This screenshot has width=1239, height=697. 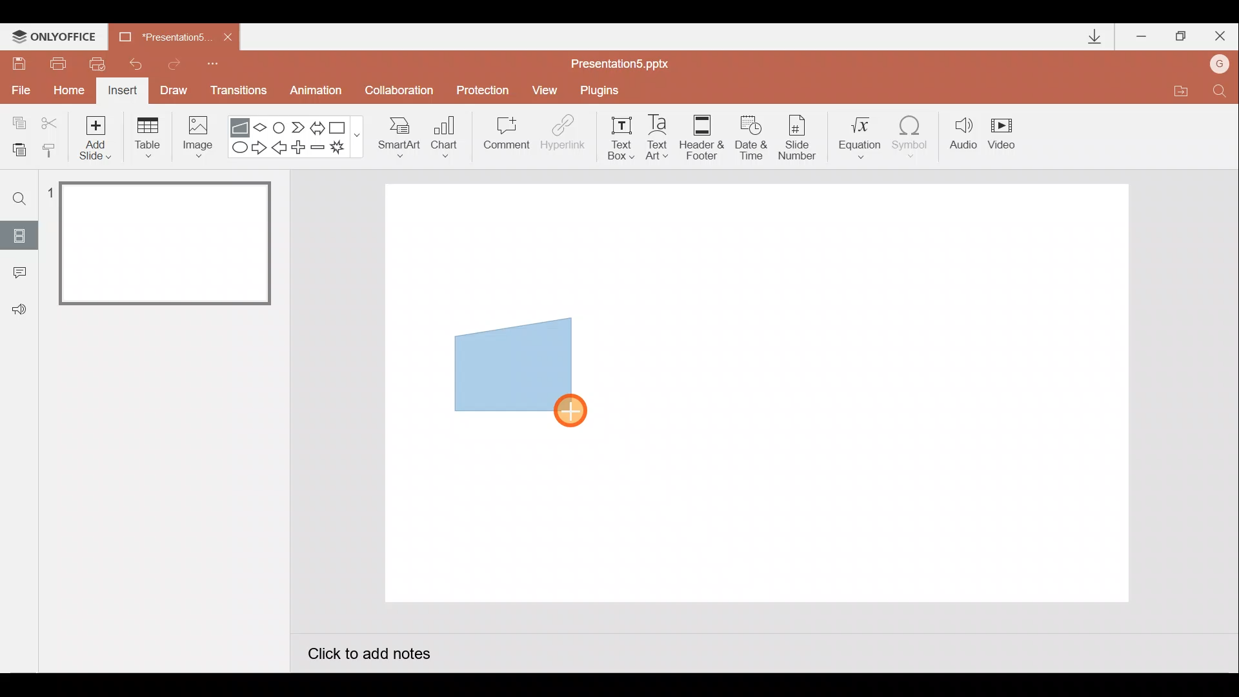 I want to click on Click to add notes, so click(x=368, y=656).